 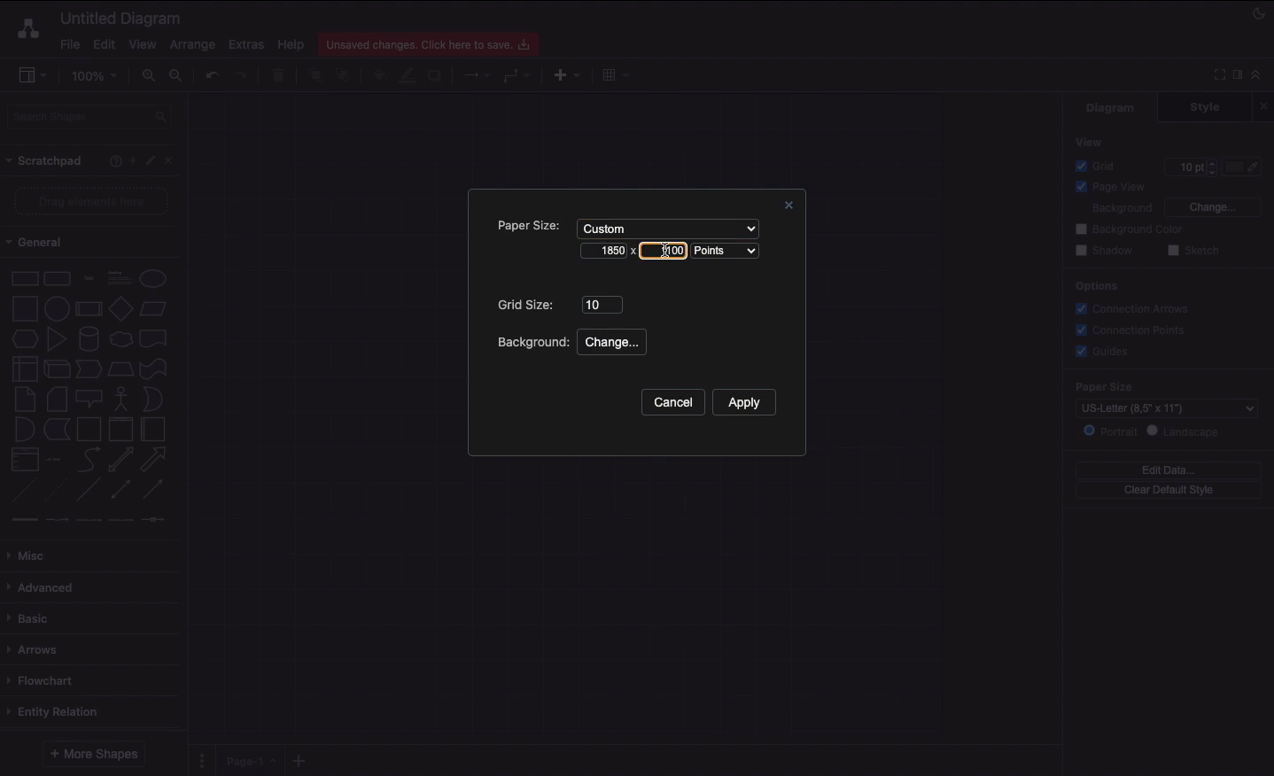 I want to click on Or, so click(x=153, y=398).